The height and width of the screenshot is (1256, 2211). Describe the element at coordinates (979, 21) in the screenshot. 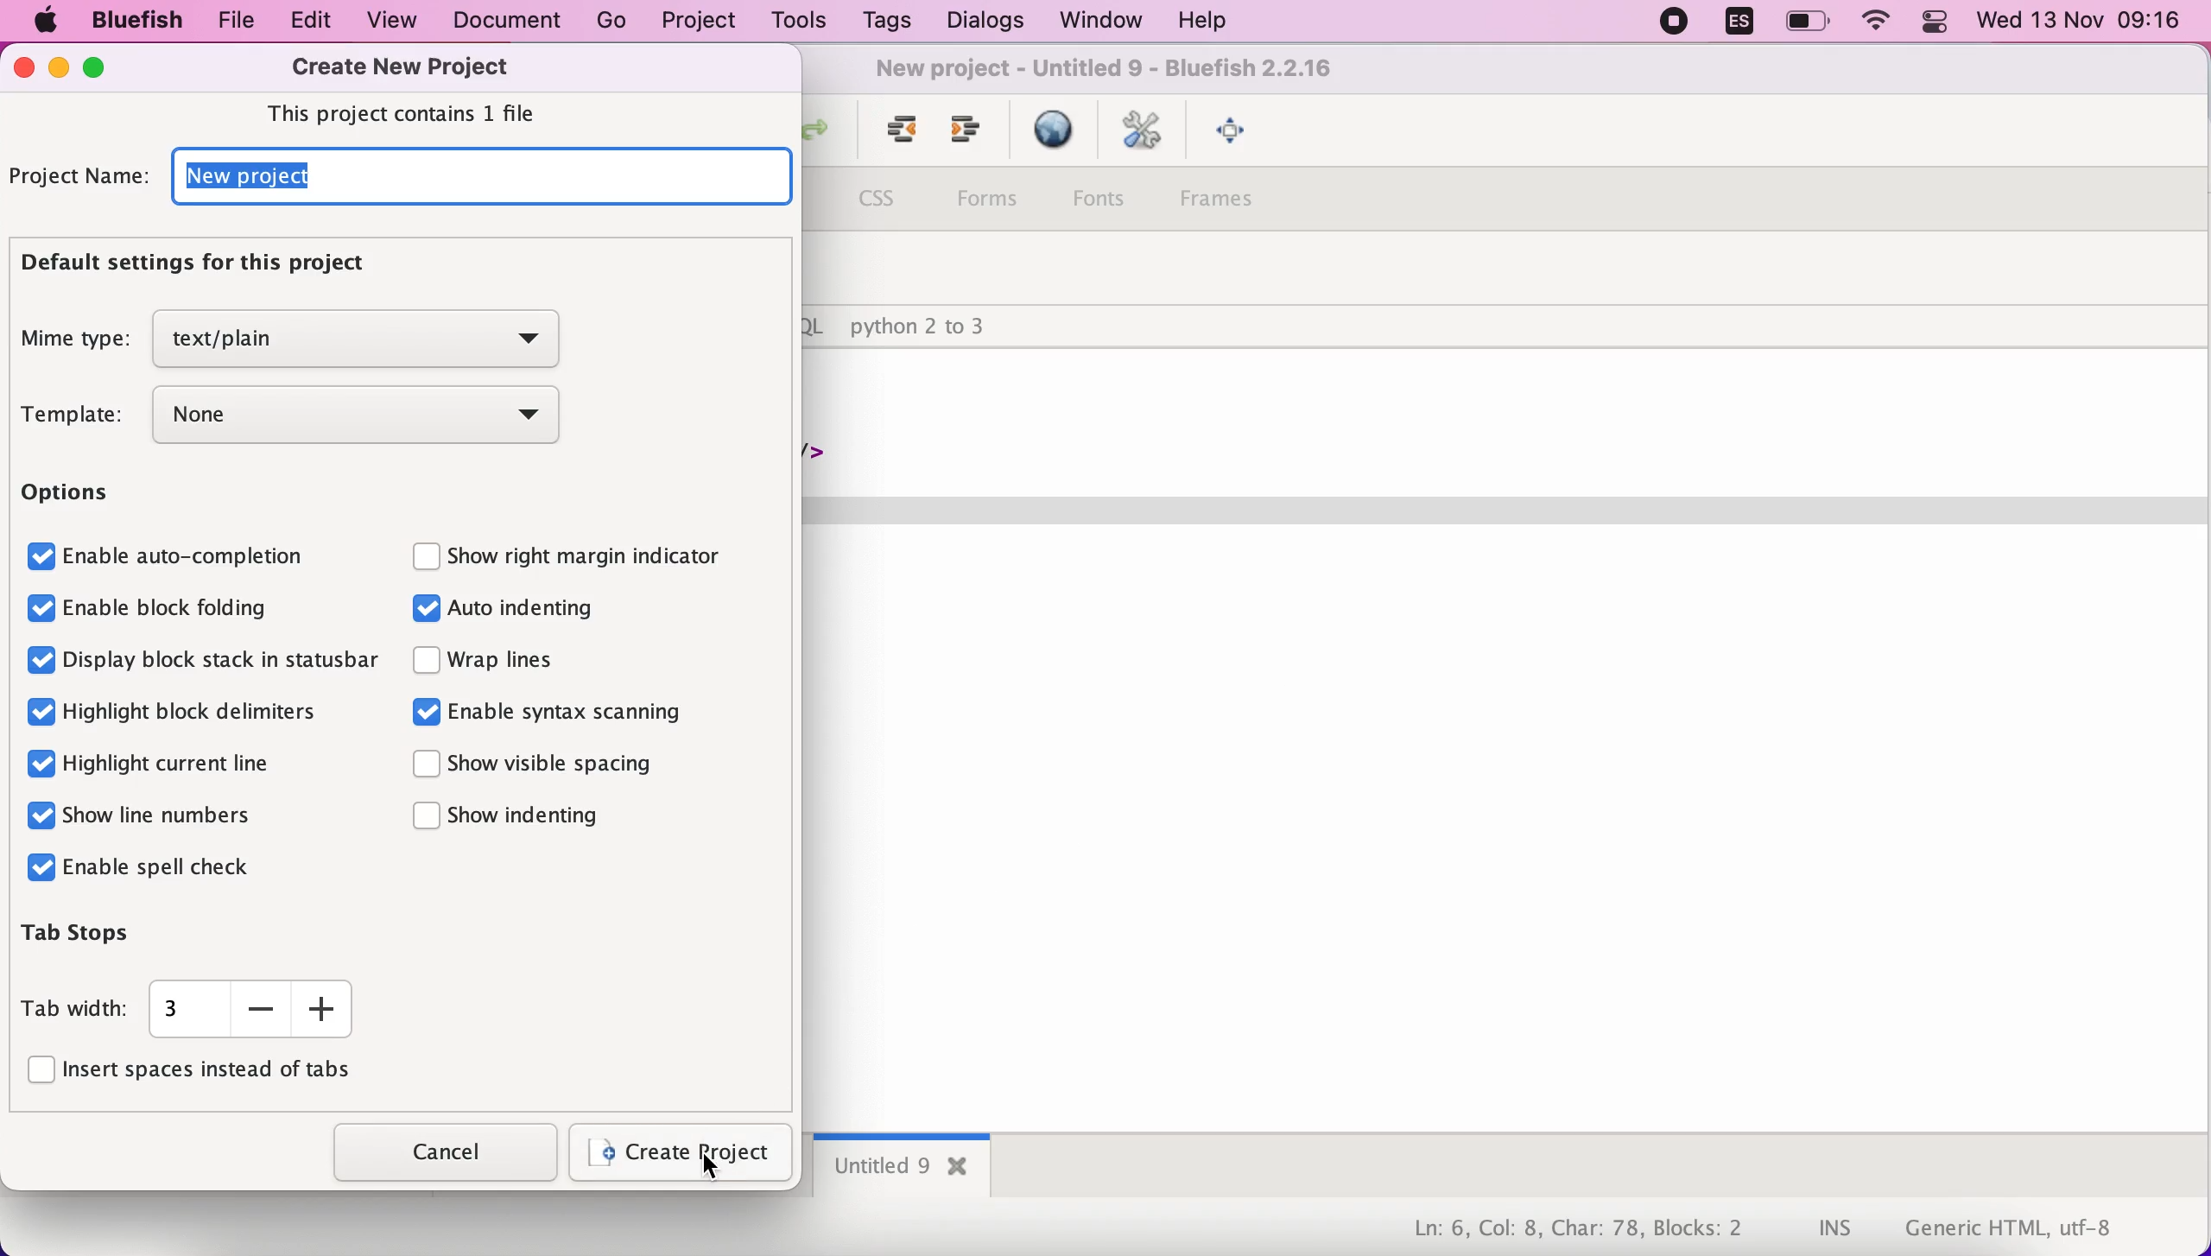

I see `dialogs` at that location.